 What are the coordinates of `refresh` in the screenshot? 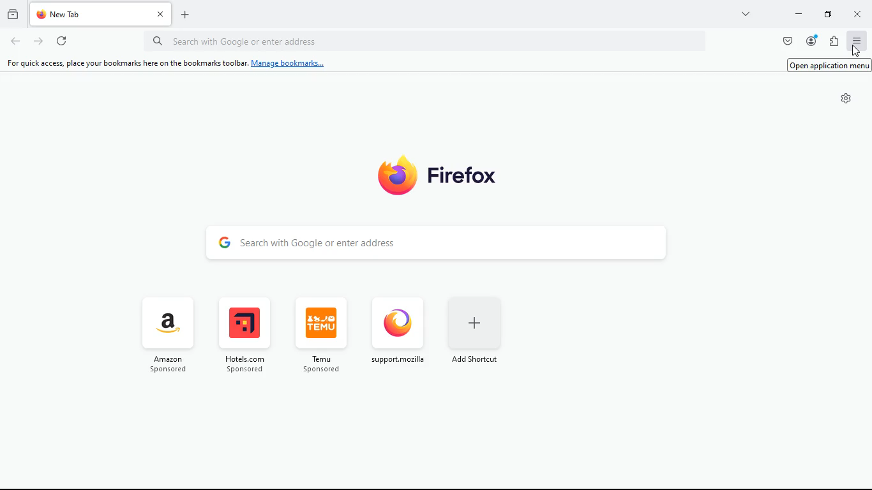 It's located at (59, 41).